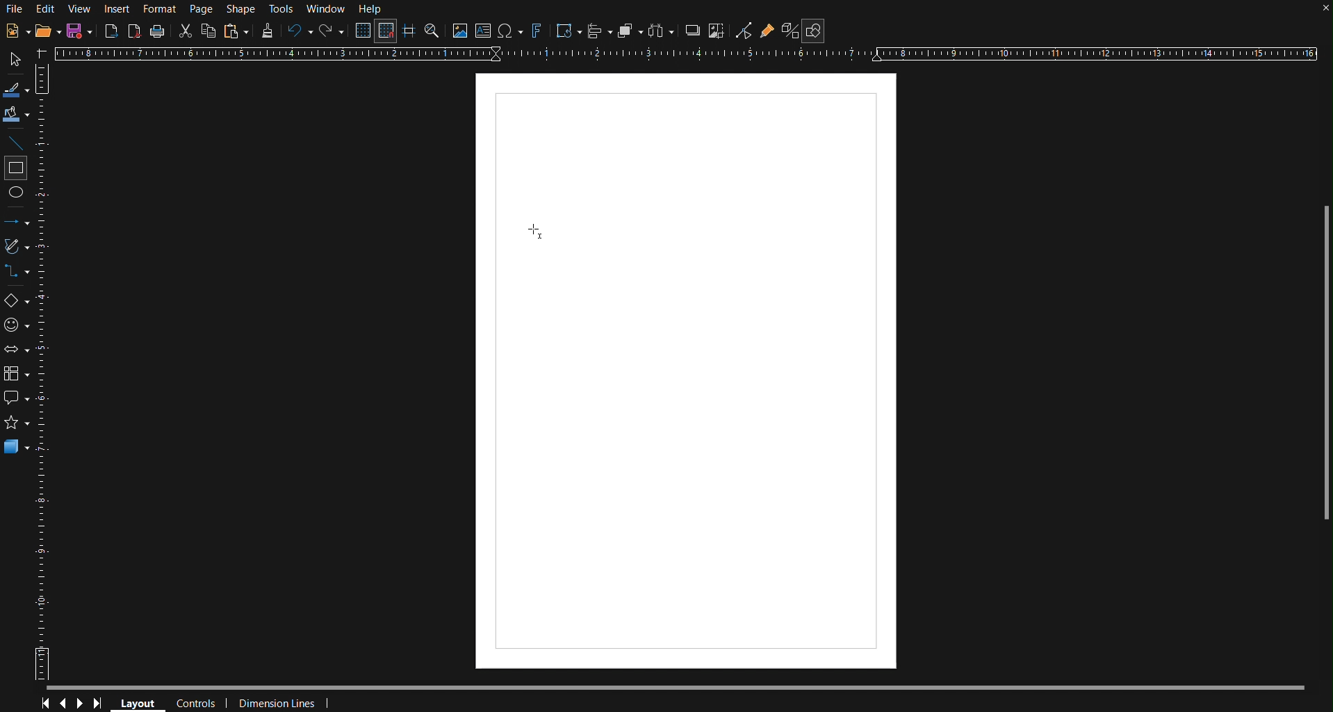 Image resolution: width=1333 pixels, height=712 pixels. I want to click on Format, so click(158, 10).